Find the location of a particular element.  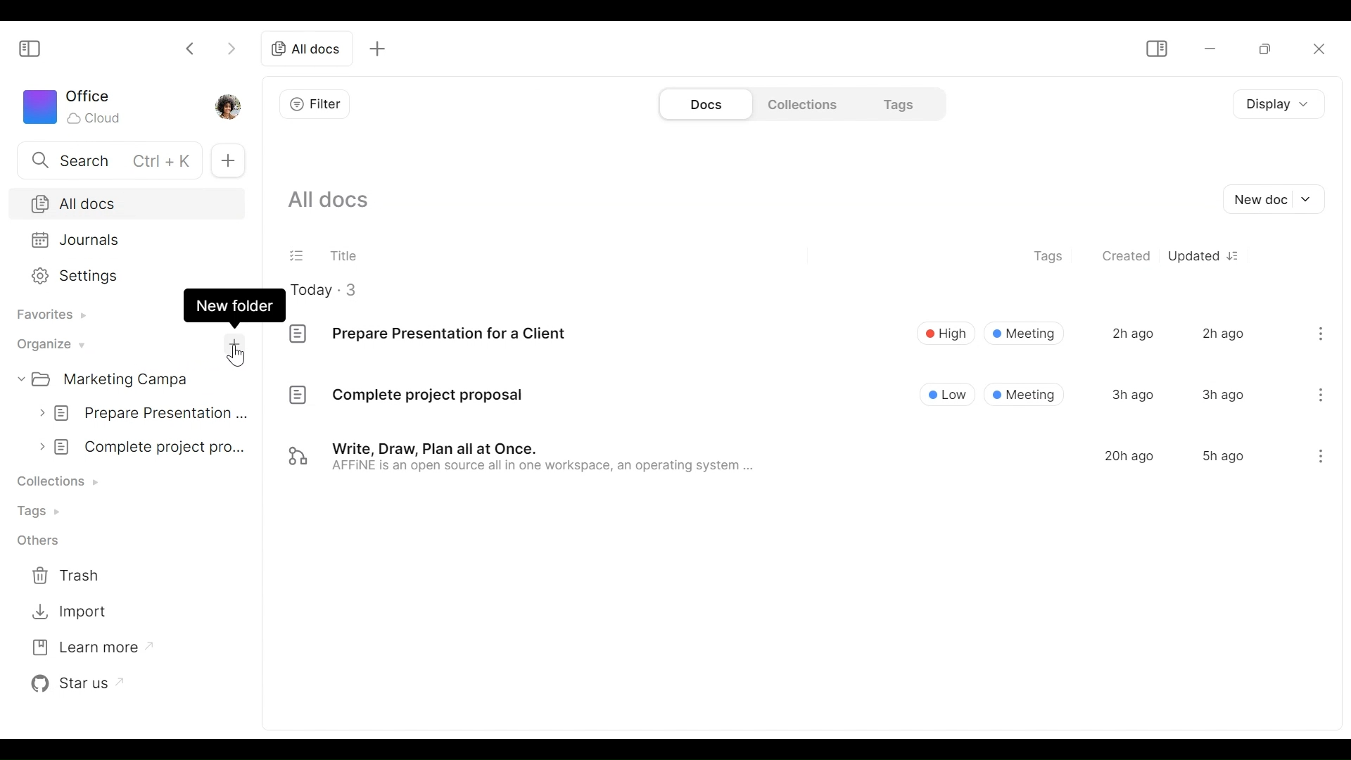

Show/Hide Sidebar is located at coordinates (30, 49).